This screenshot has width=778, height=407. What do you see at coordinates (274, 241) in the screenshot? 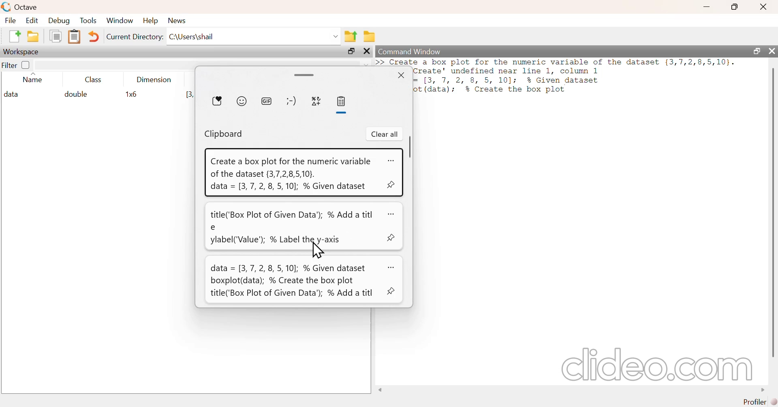
I see `ylabel('Value’); % Label the y-axis` at bounding box center [274, 241].